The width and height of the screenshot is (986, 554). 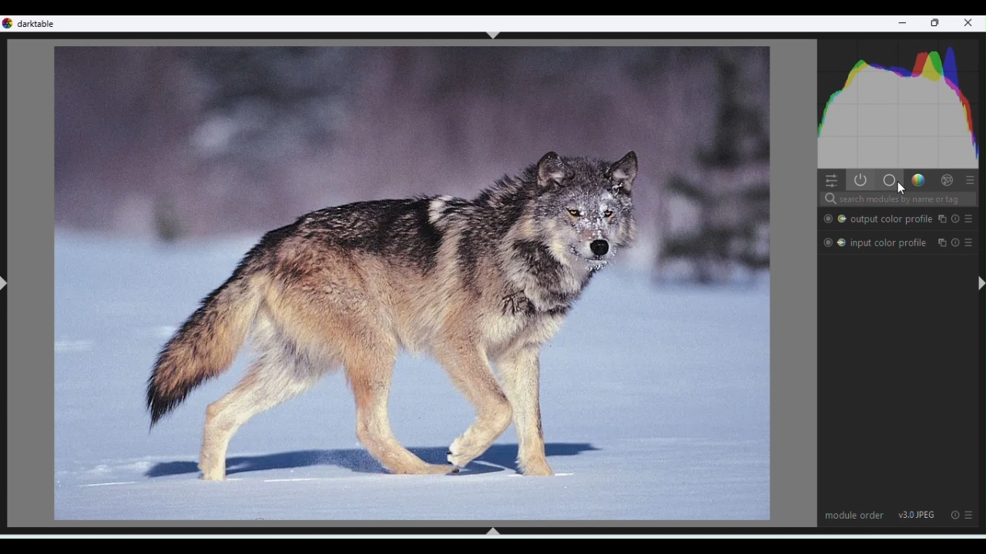 What do you see at coordinates (900, 101) in the screenshot?
I see `Histogram` at bounding box center [900, 101].